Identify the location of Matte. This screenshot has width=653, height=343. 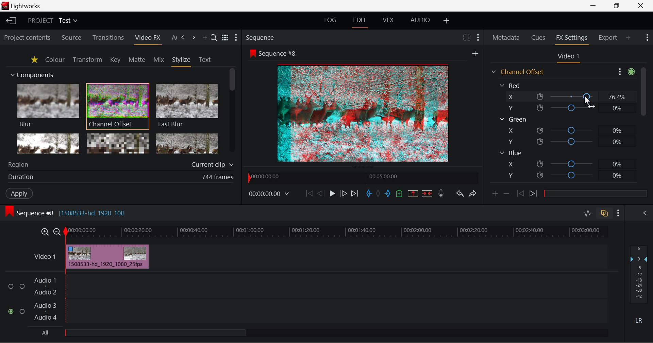
(137, 60).